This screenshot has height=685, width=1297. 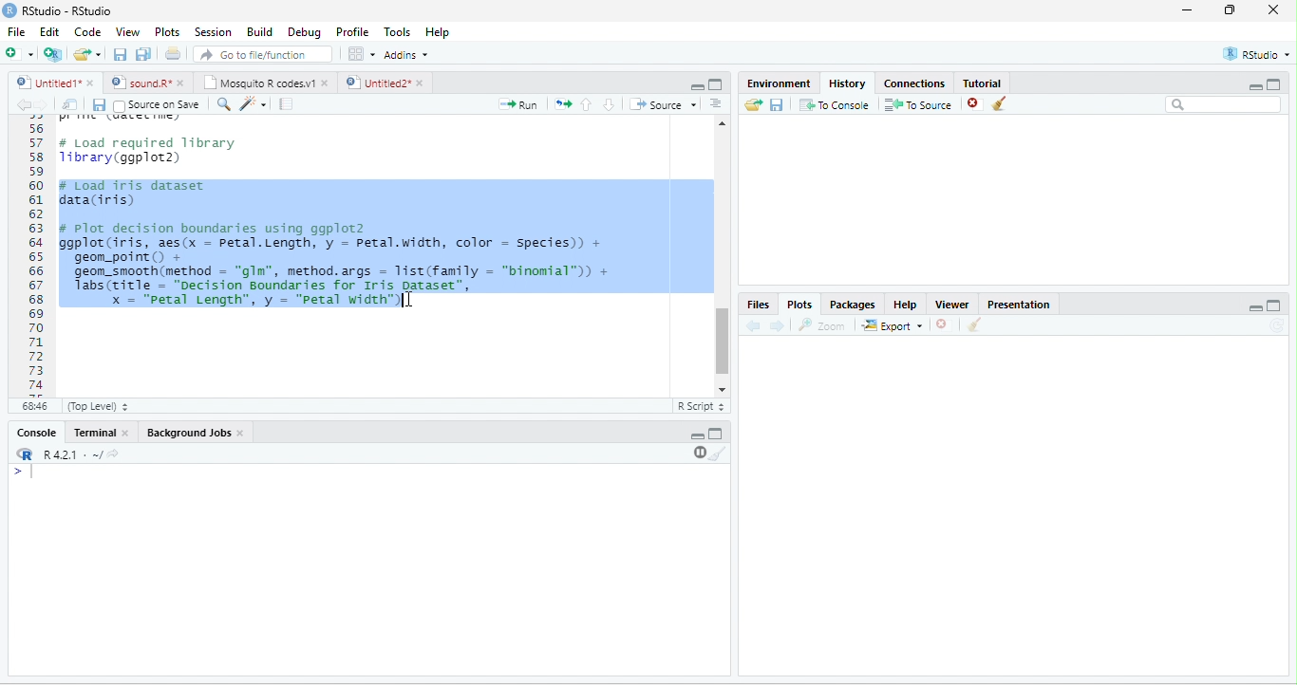 What do you see at coordinates (609, 104) in the screenshot?
I see `down` at bounding box center [609, 104].